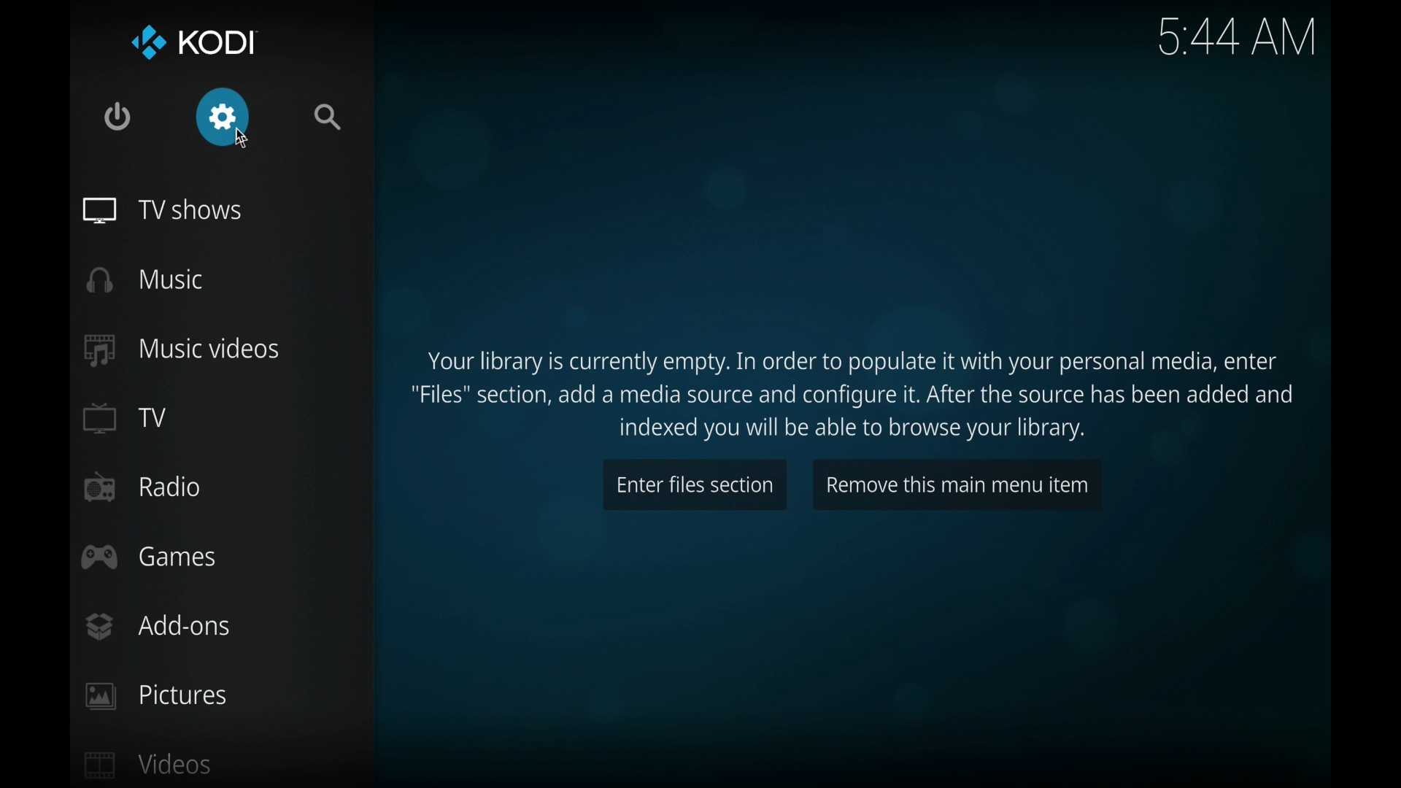  What do you see at coordinates (181, 349) in the screenshot?
I see `music videos` at bounding box center [181, 349].